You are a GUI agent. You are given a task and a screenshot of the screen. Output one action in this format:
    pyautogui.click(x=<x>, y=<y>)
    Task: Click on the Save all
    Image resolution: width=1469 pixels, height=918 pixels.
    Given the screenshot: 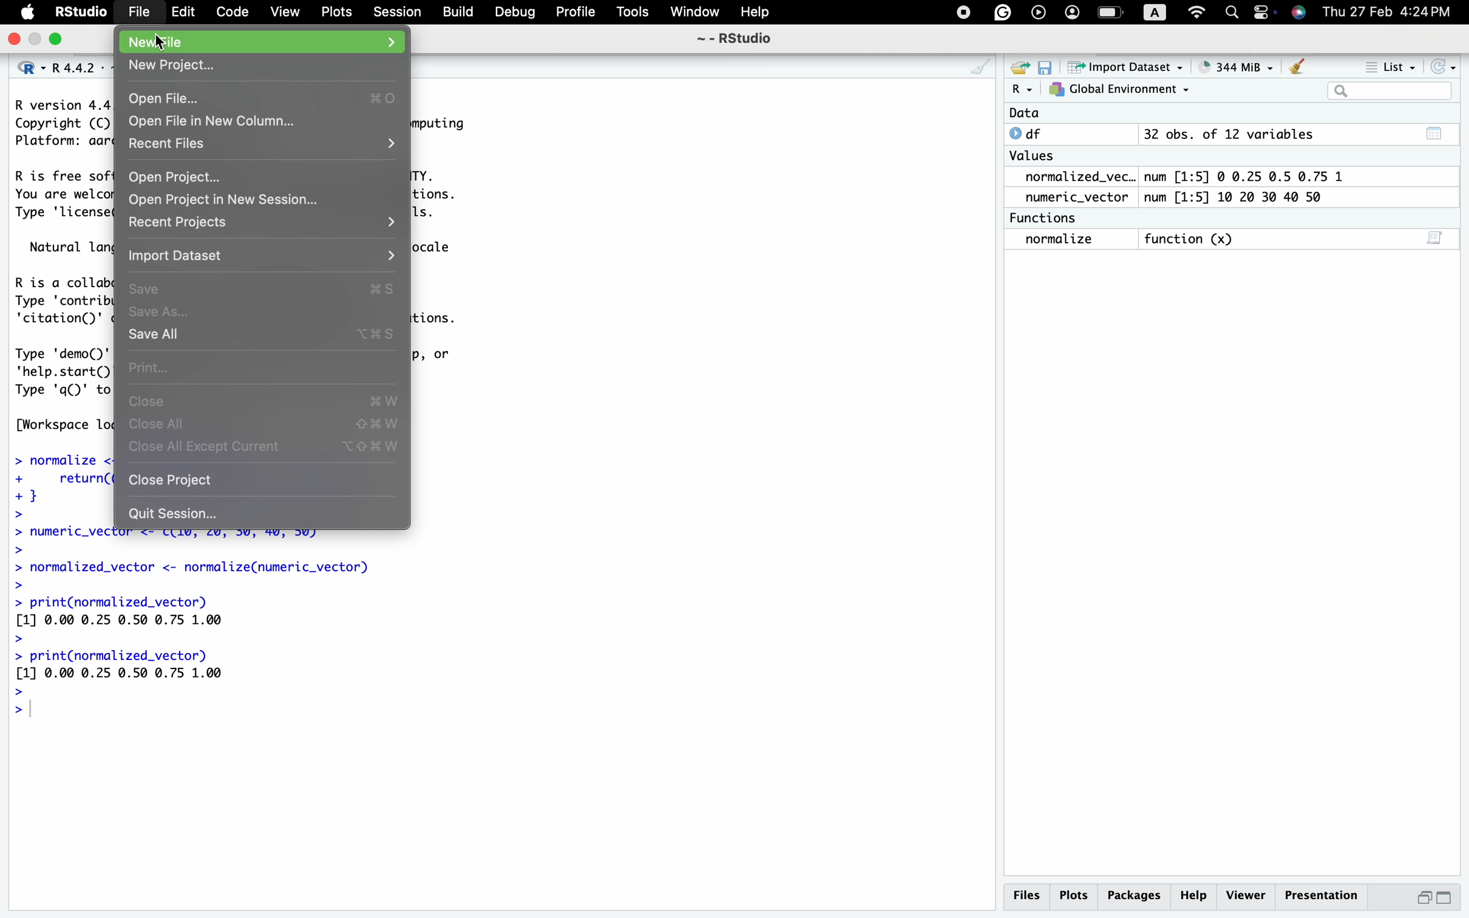 What is the action you would take?
    pyautogui.click(x=155, y=336)
    